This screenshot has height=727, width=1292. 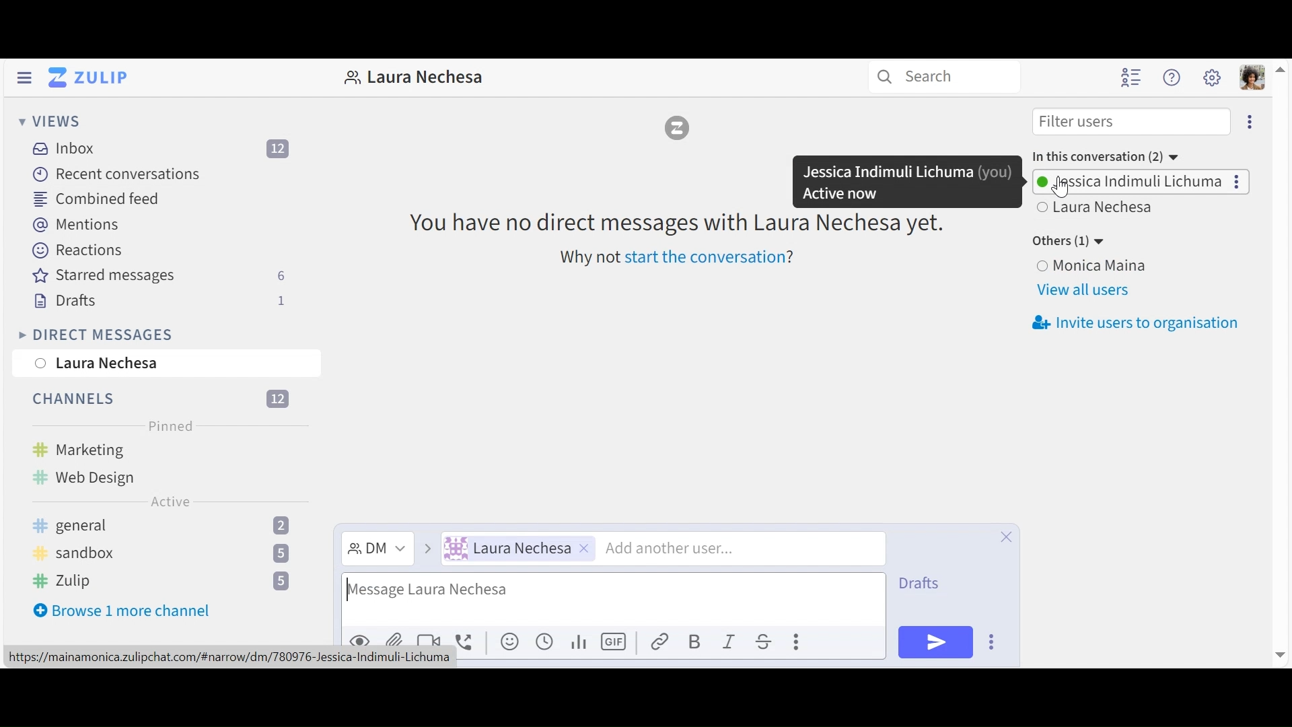 What do you see at coordinates (991, 641) in the screenshot?
I see `compose actions` at bounding box center [991, 641].